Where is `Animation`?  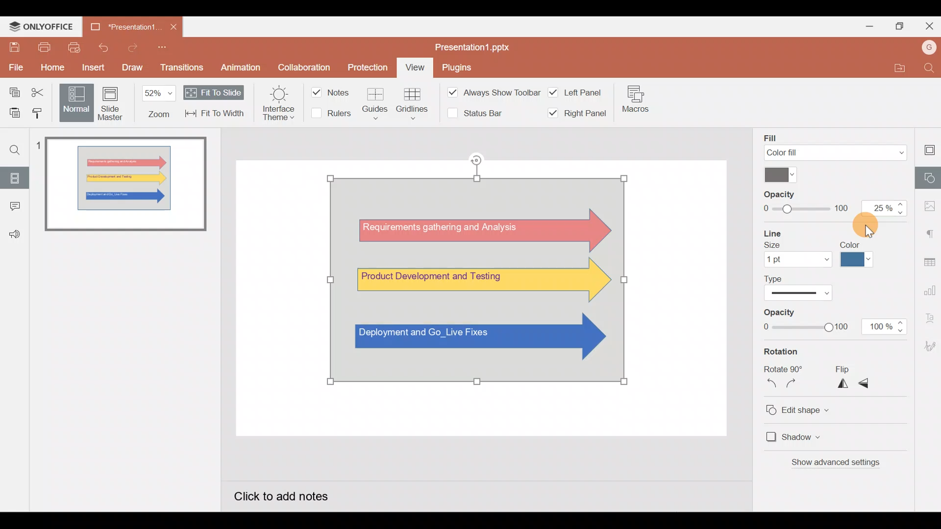 Animation is located at coordinates (242, 66).